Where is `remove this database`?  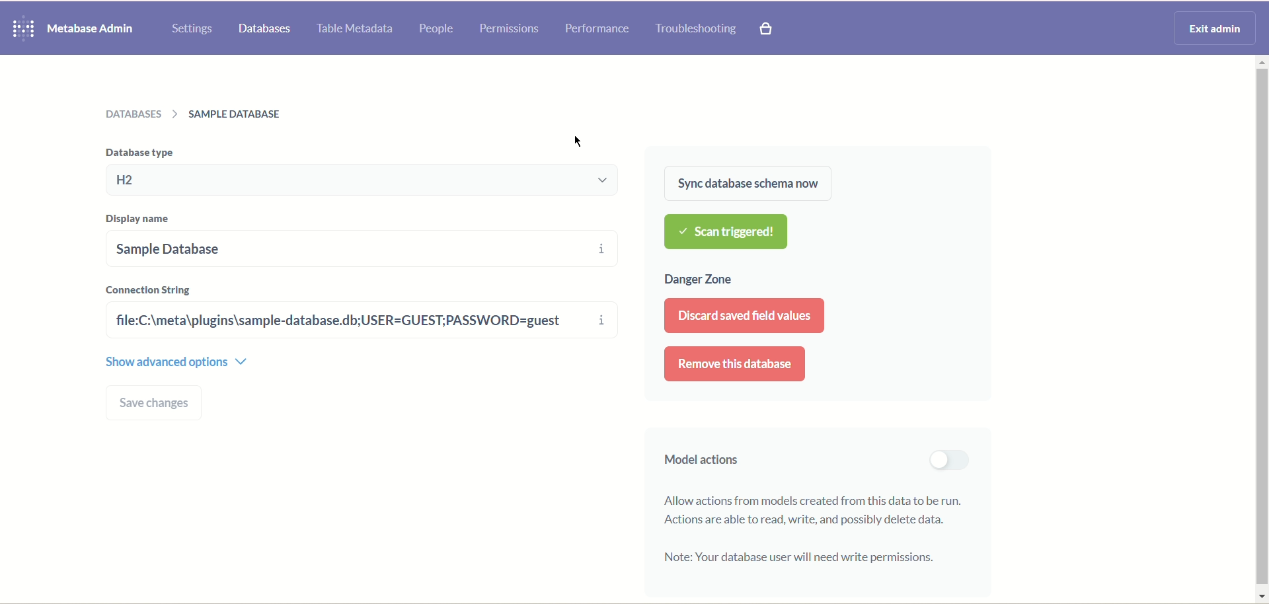
remove this database is located at coordinates (736, 364).